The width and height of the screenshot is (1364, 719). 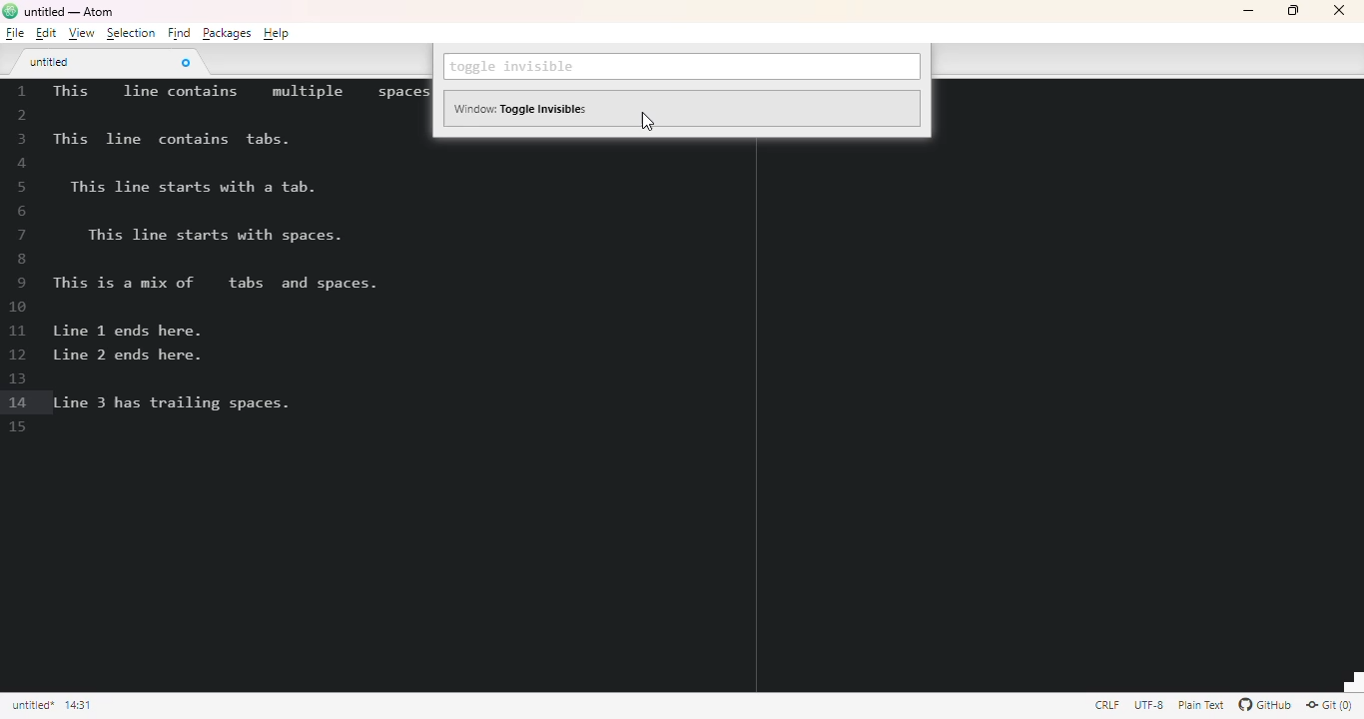 I want to click on file uses CRLF file endings, so click(x=1107, y=704).